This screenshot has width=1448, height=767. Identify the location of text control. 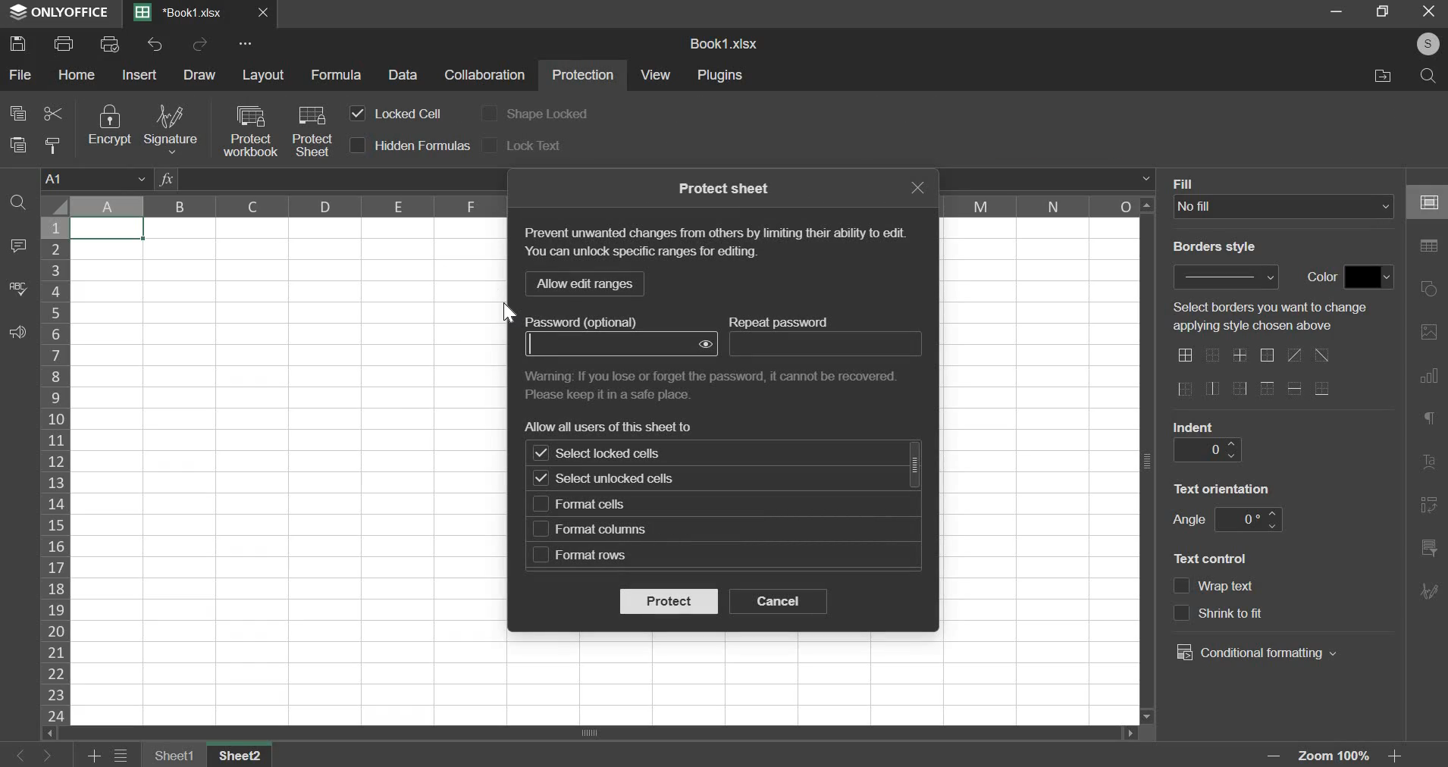
(1214, 557).